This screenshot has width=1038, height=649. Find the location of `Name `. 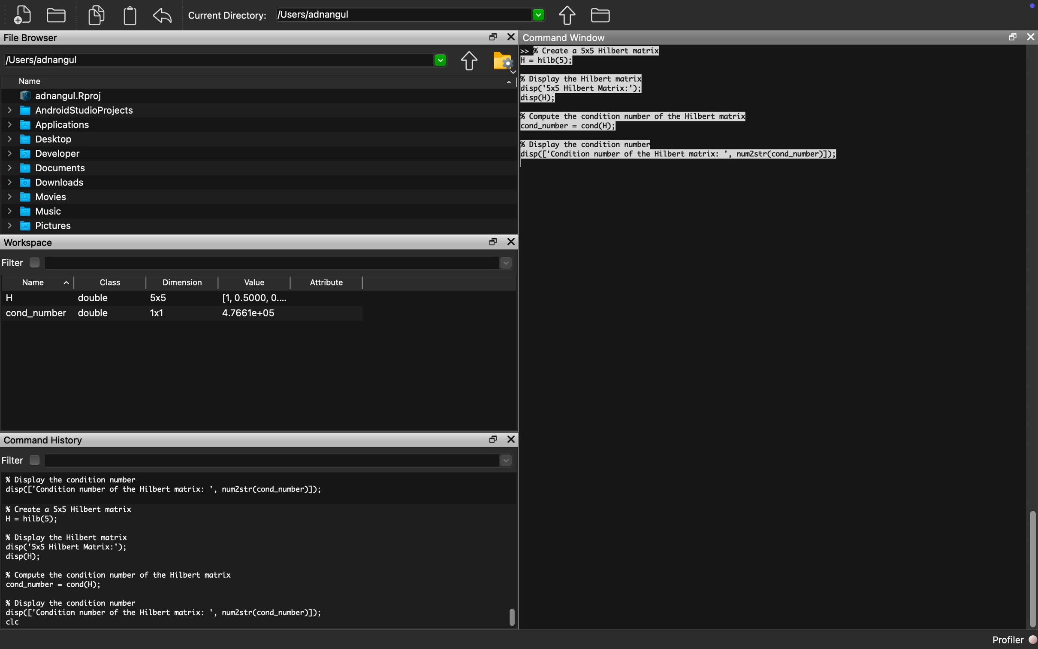

Name  is located at coordinates (45, 282).